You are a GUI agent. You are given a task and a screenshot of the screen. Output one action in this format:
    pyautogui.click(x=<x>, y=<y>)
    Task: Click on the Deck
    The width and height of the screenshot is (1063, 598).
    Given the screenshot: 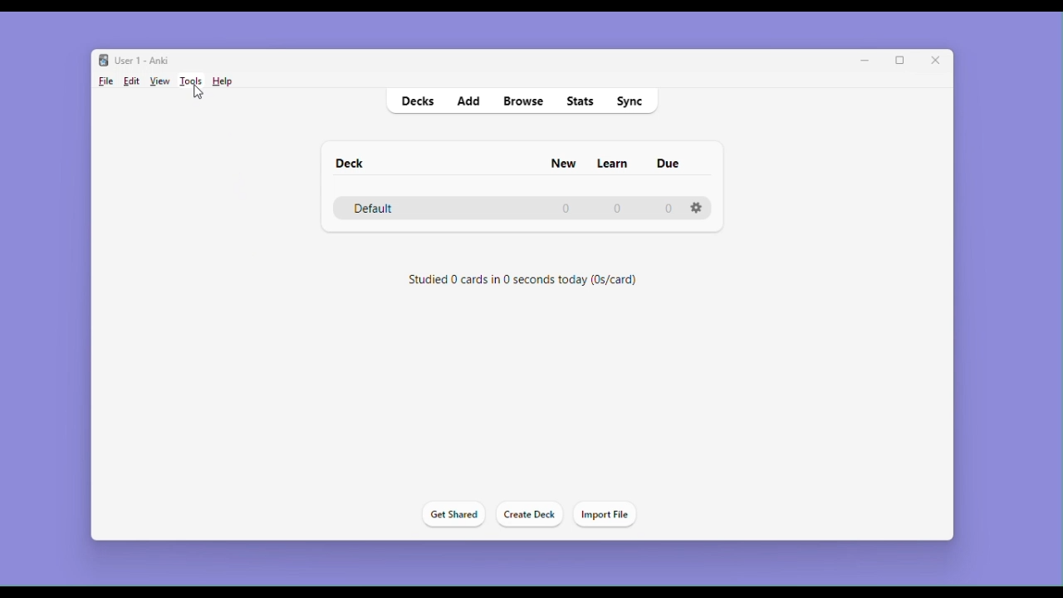 What is the action you would take?
    pyautogui.click(x=352, y=161)
    